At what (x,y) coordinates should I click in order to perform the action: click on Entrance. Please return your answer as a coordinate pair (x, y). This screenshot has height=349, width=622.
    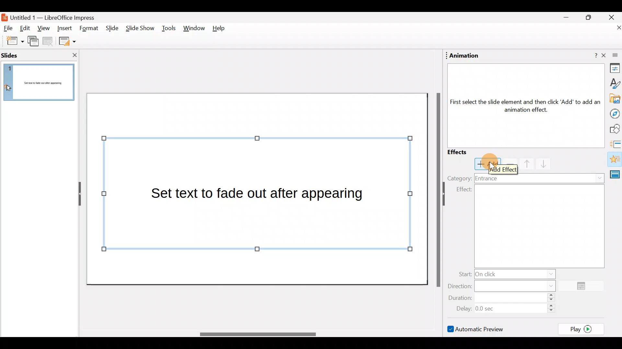
    Looking at the image, I should click on (540, 178).